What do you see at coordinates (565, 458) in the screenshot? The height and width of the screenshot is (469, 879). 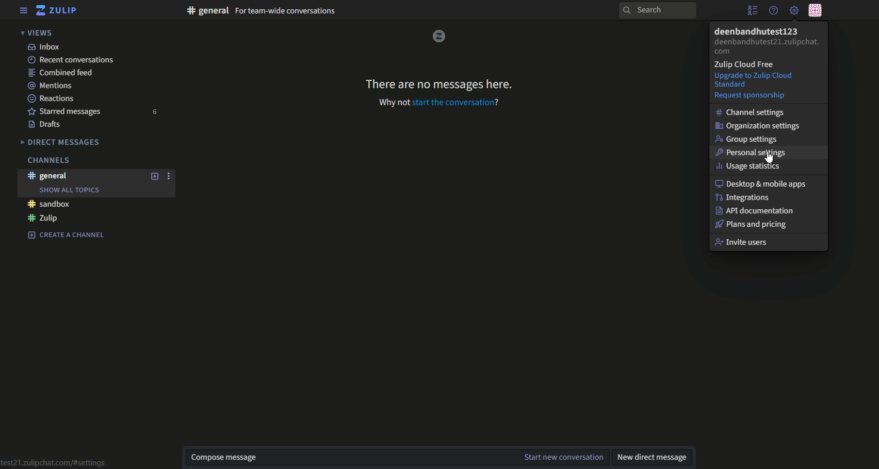 I see `start new conversation` at bounding box center [565, 458].